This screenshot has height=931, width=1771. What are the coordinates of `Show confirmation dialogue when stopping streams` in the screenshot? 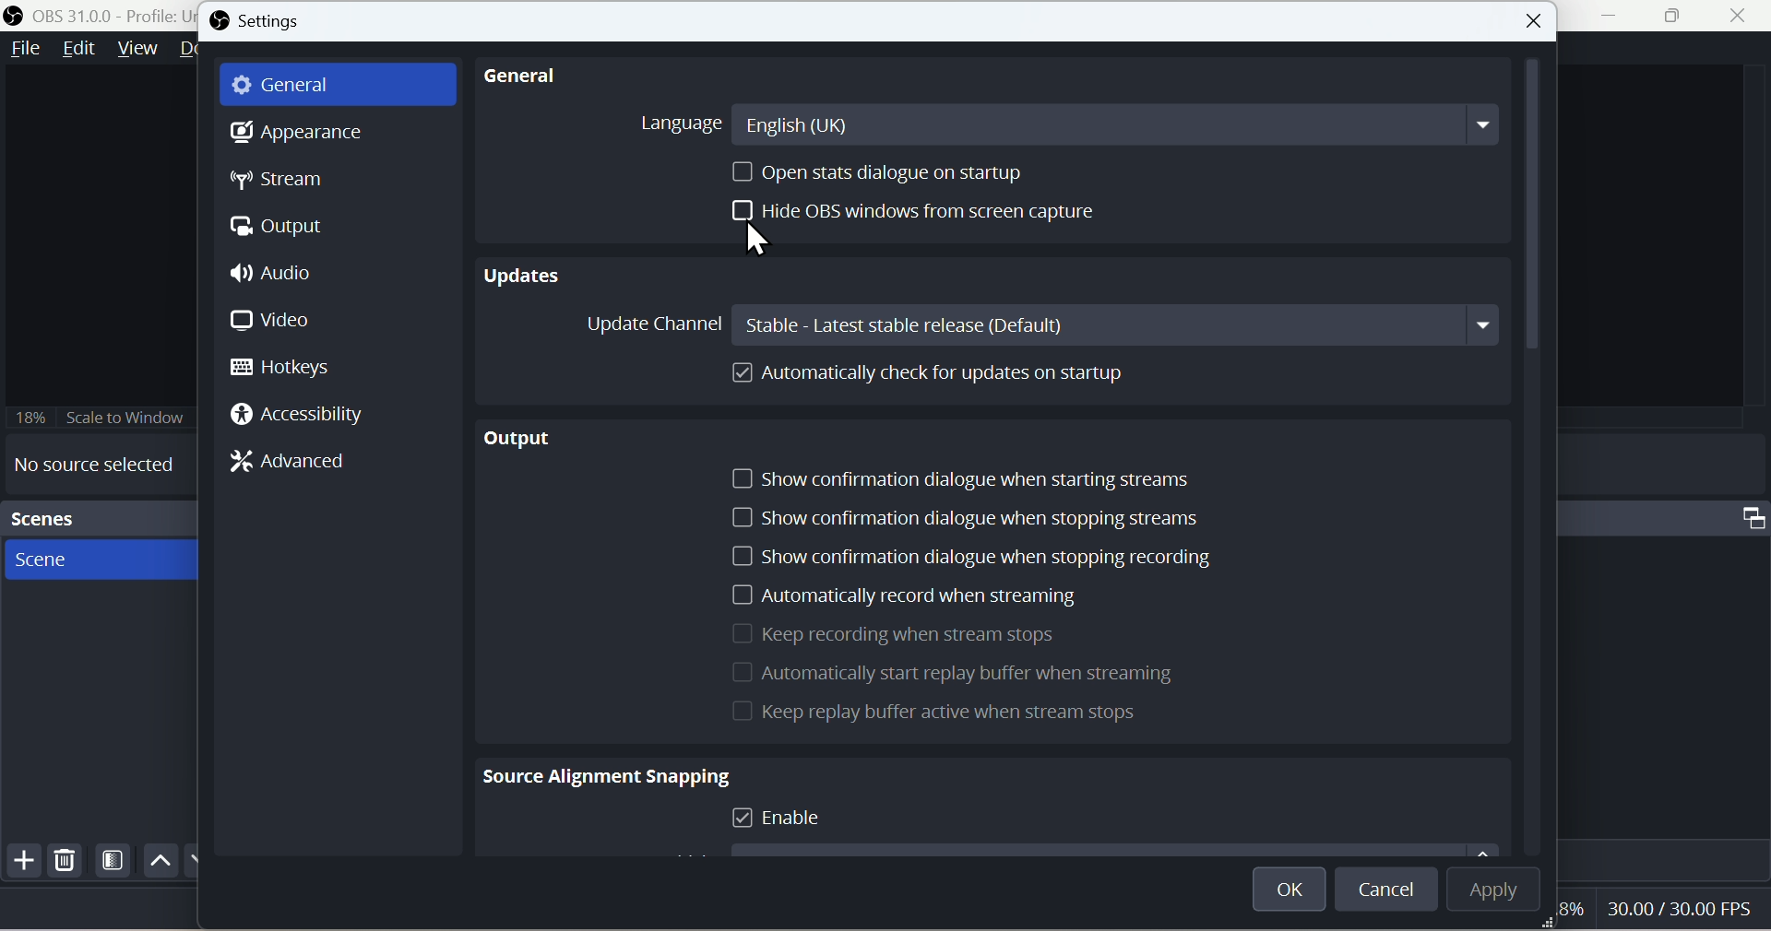 It's located at (973, 517).